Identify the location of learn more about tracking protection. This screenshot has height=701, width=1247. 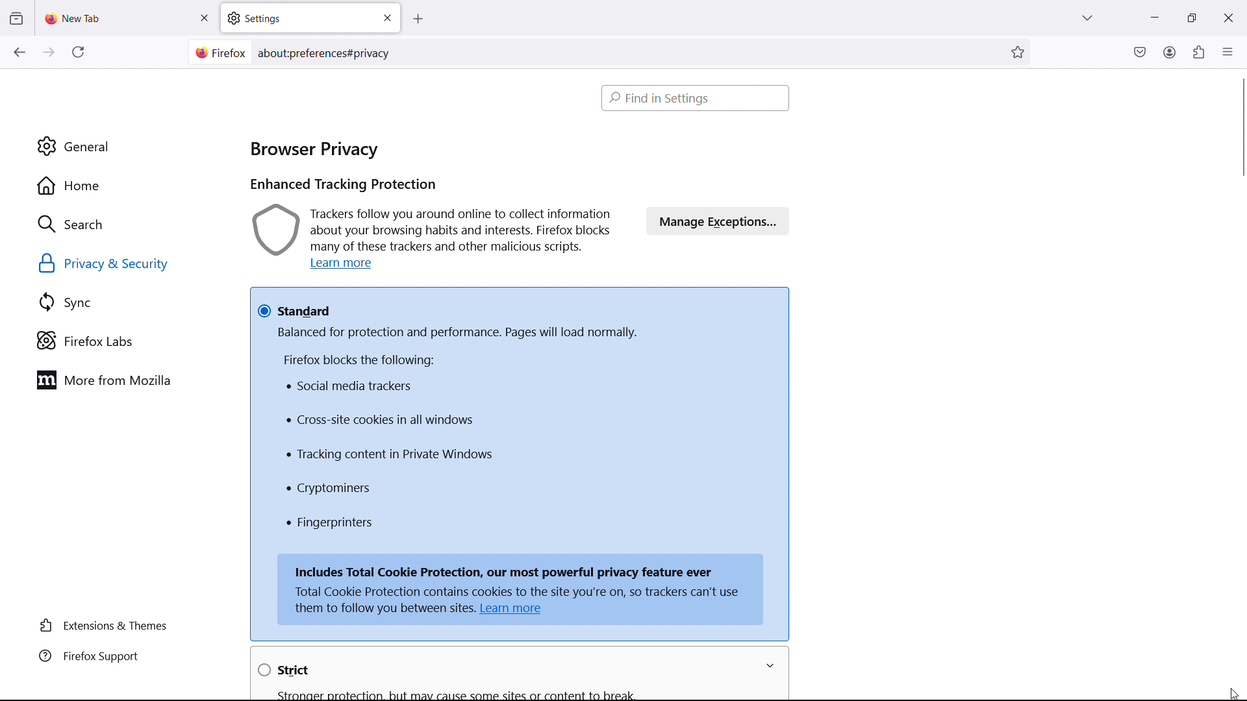
(346, 265).